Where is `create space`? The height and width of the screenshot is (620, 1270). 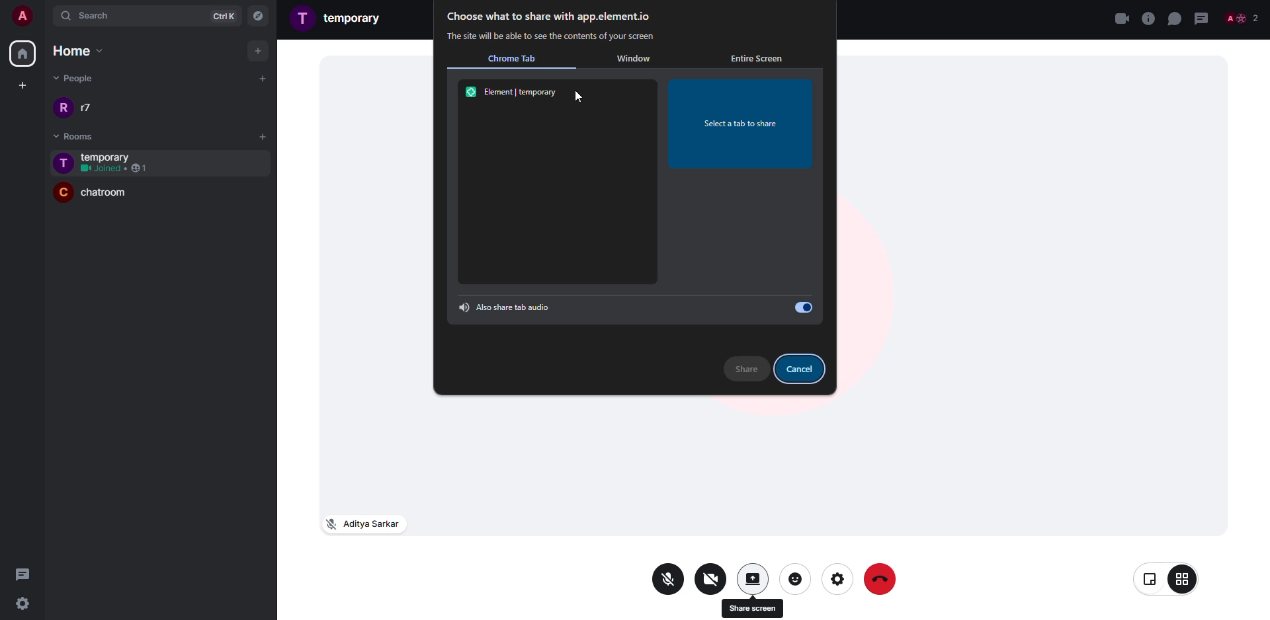
create space is located at coordinates (20, 85).